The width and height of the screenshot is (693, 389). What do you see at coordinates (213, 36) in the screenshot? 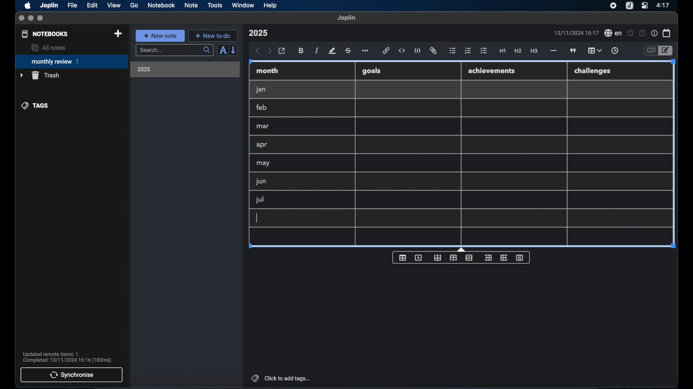
I see `new to-do` at bounding box center [213, 36].